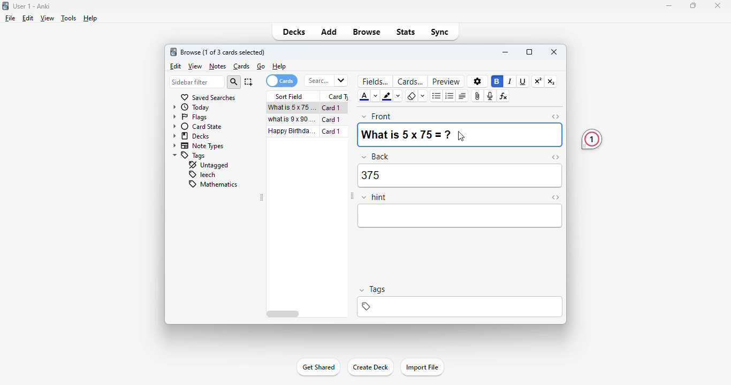  Describe the element at coordinates (189, 156) in the screenshot. I see `tags` at that location.